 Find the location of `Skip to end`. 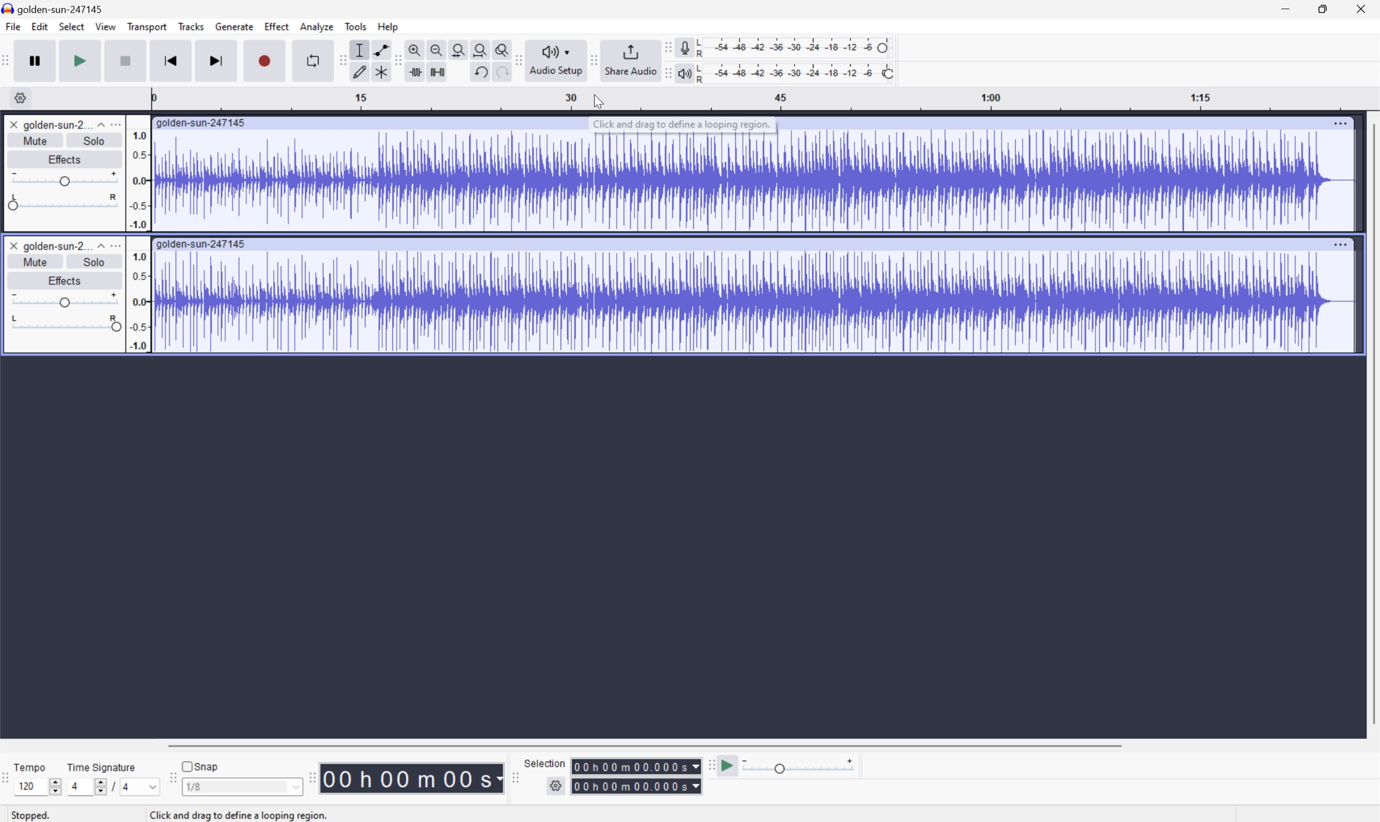

Skip to end is located at coordinates (218, 59).